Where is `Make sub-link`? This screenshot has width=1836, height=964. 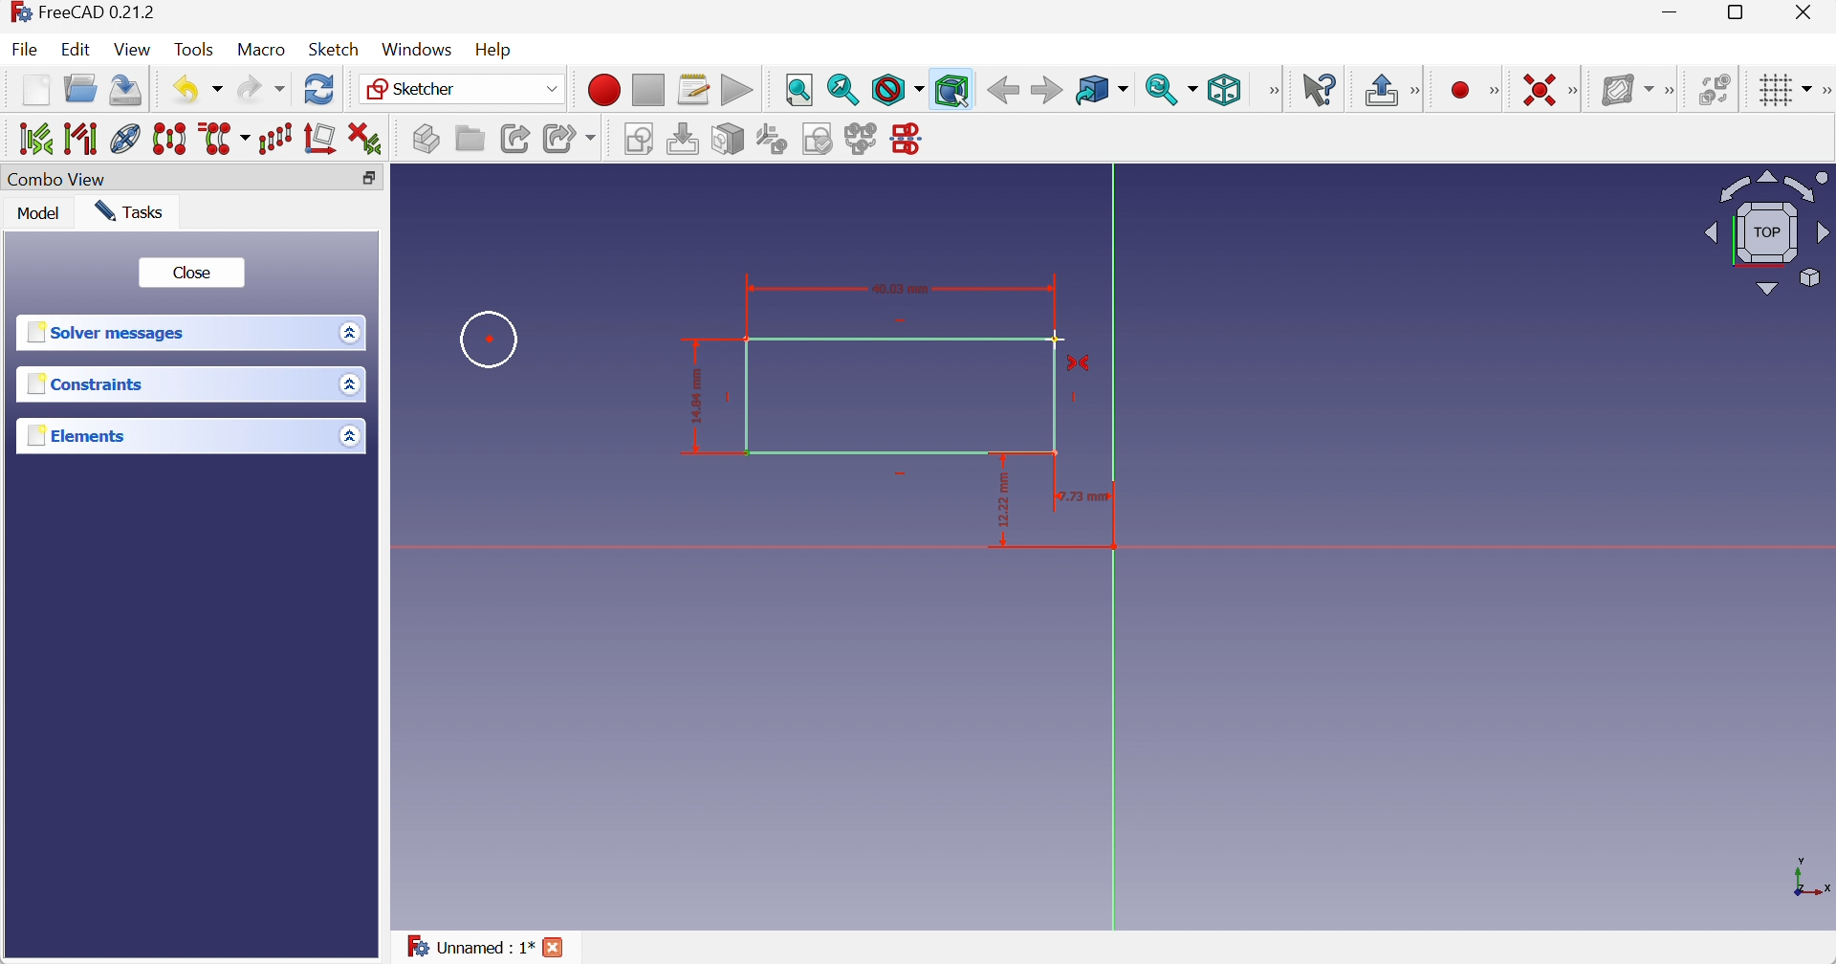 Make sub-link is located at coordinates (571, 139).